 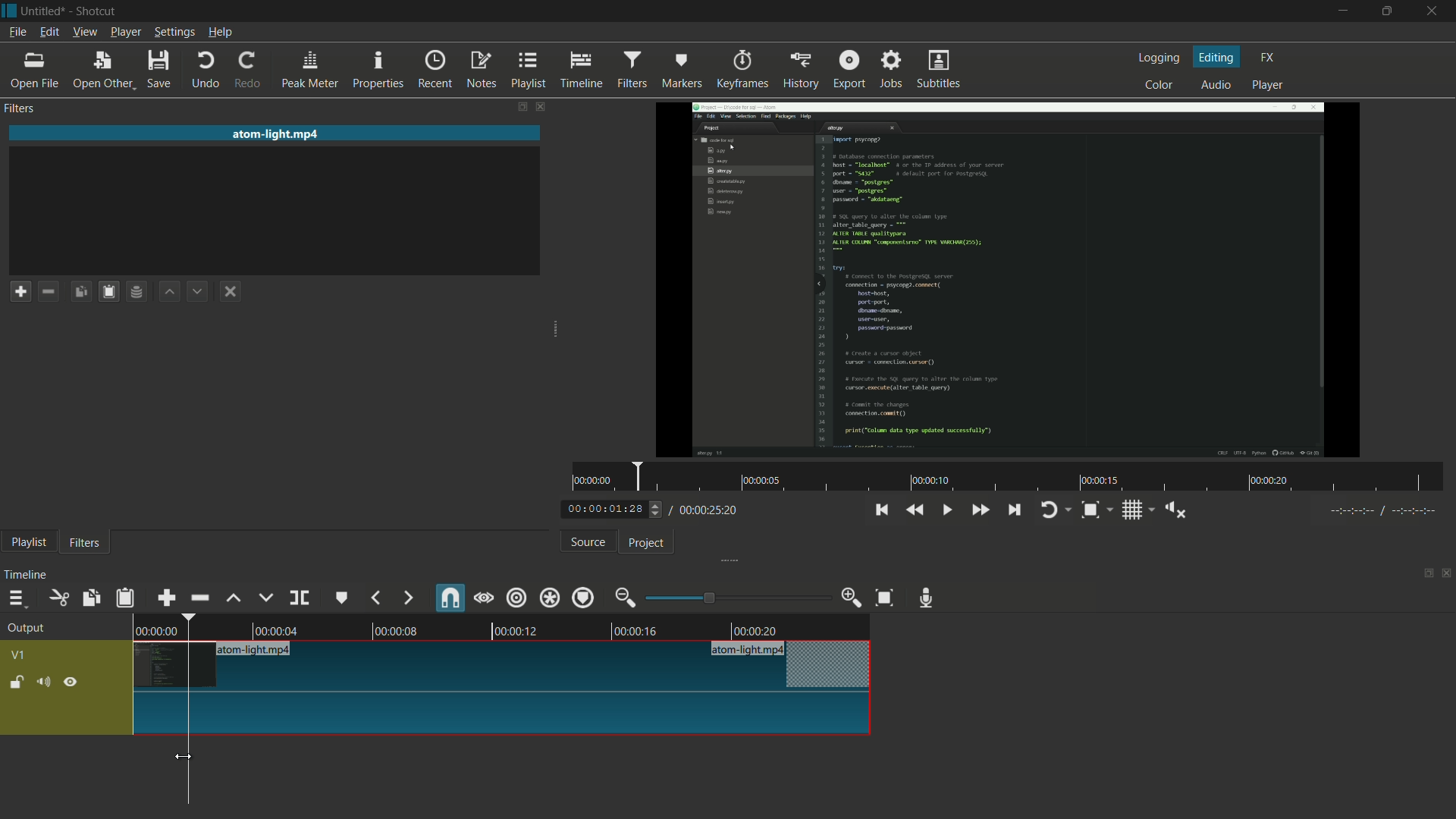 I want to click on player, so click(x=1270, y=87).